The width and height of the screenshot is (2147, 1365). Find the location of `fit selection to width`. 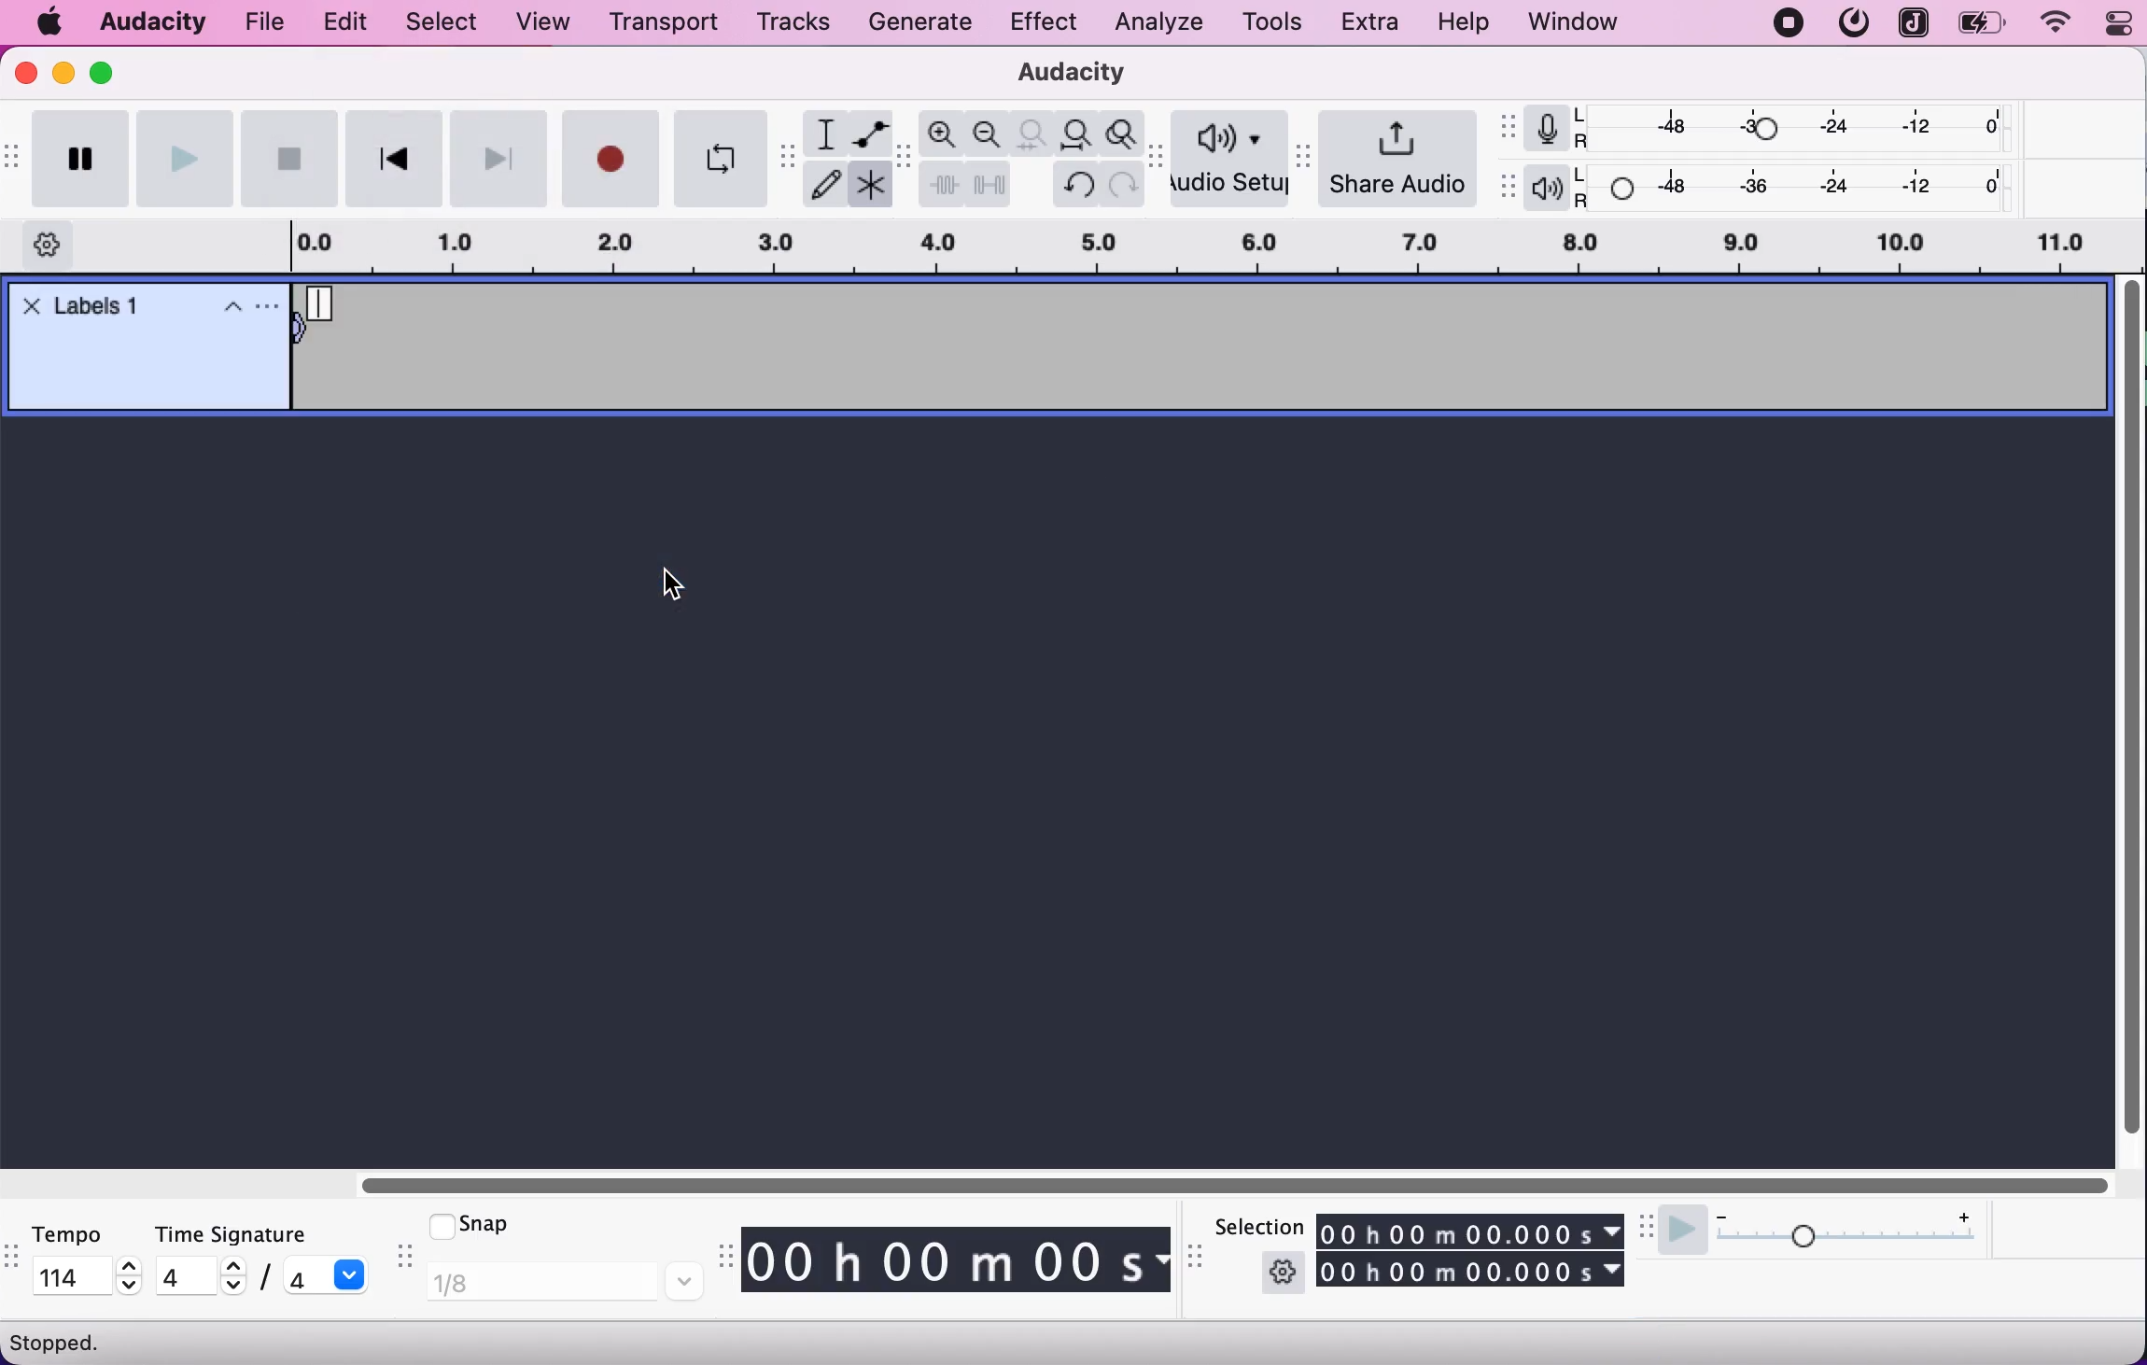

fit selection to width is located at coordinates (1034, 132).